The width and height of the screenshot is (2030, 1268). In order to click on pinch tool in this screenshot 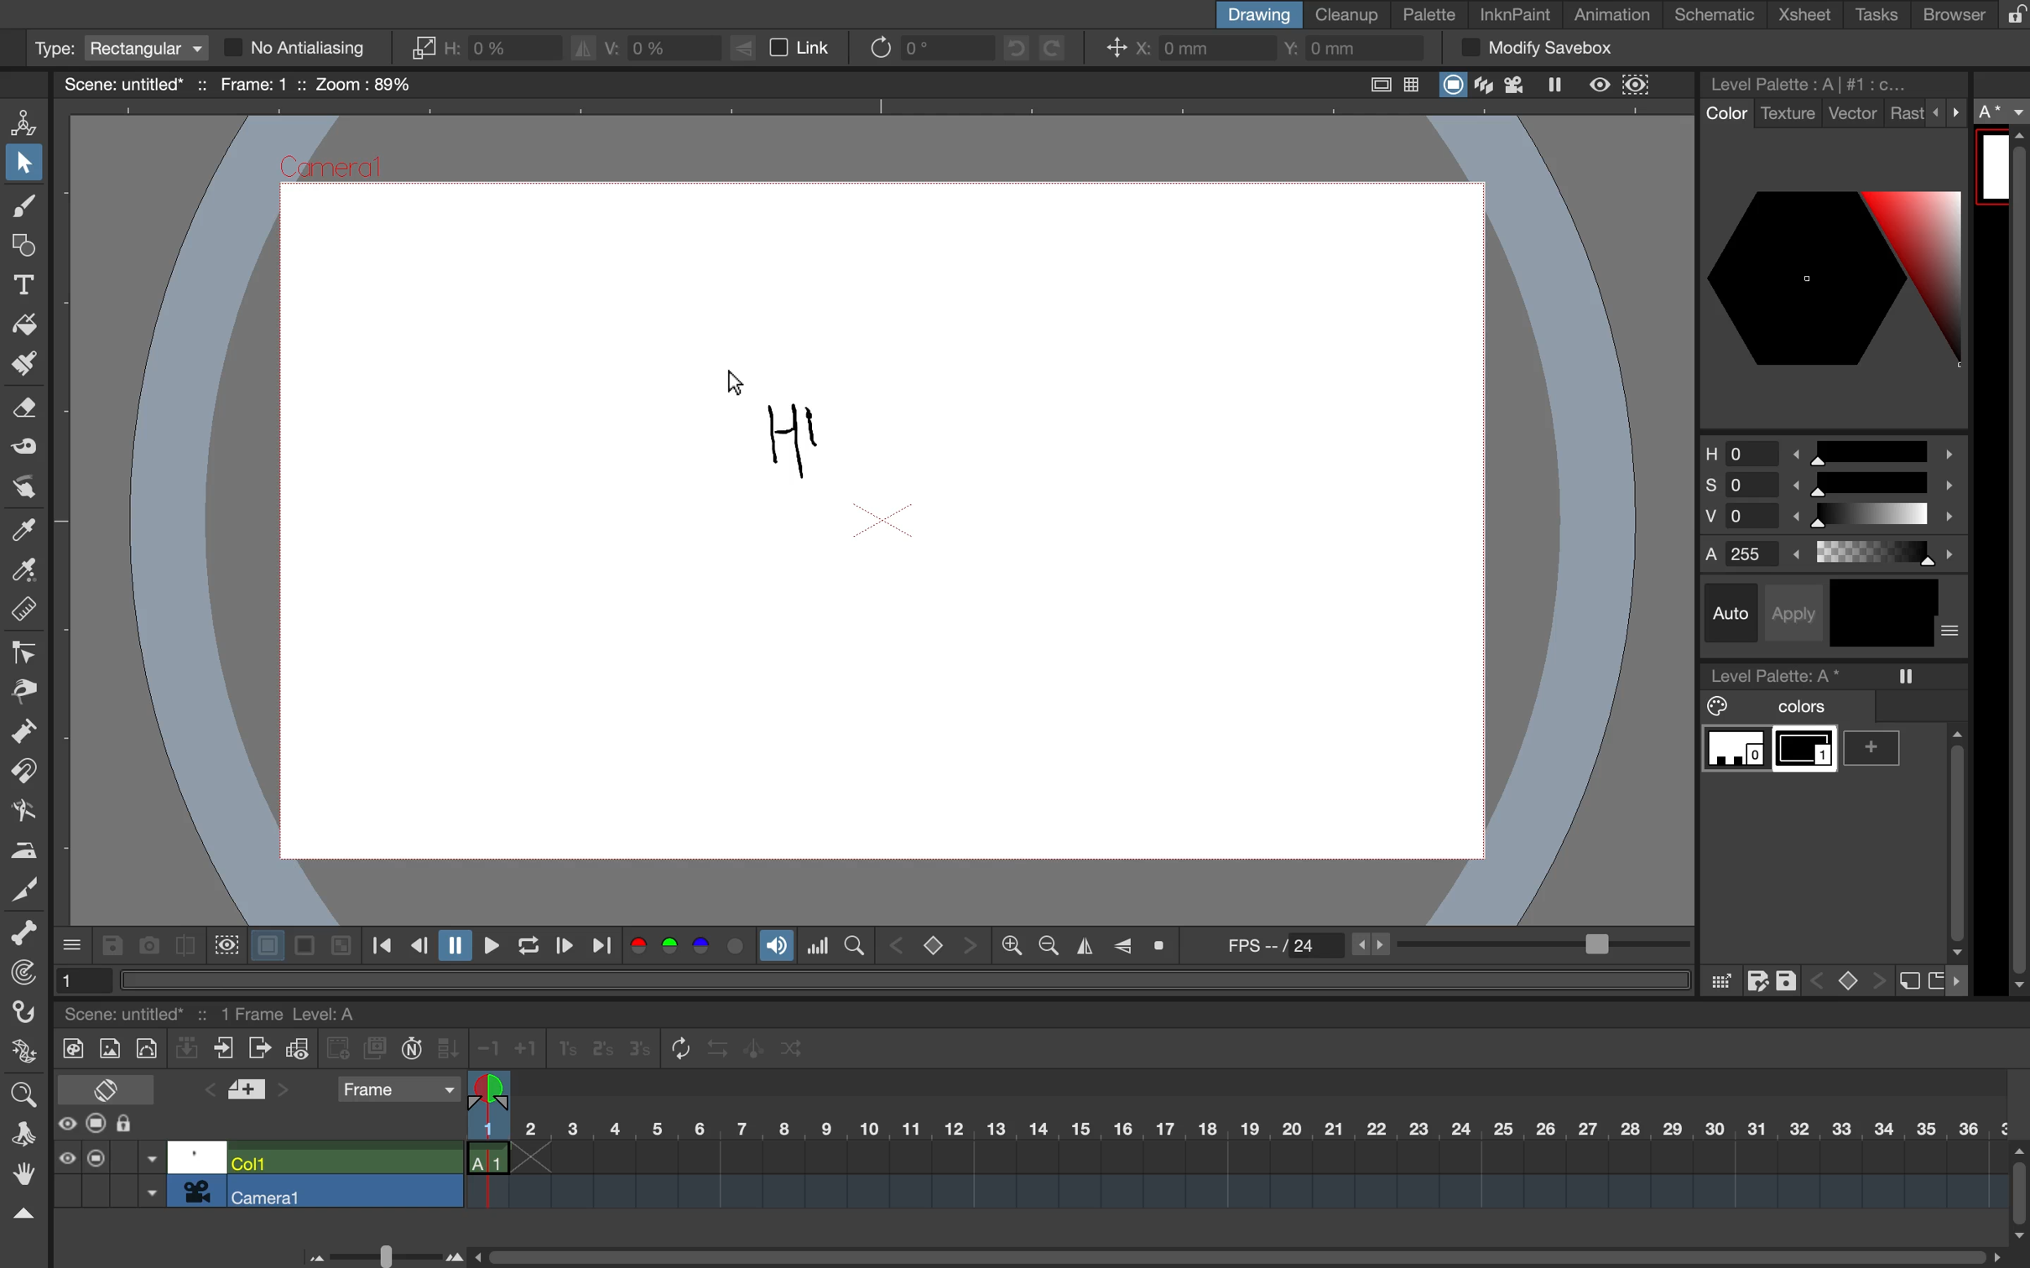, I will do `click(25, 690)`.